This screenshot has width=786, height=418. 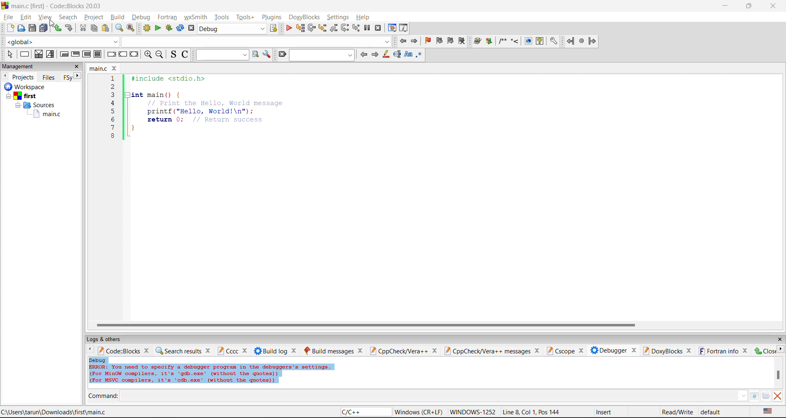 I want to click on zoom in, so click(x=147, y=55).